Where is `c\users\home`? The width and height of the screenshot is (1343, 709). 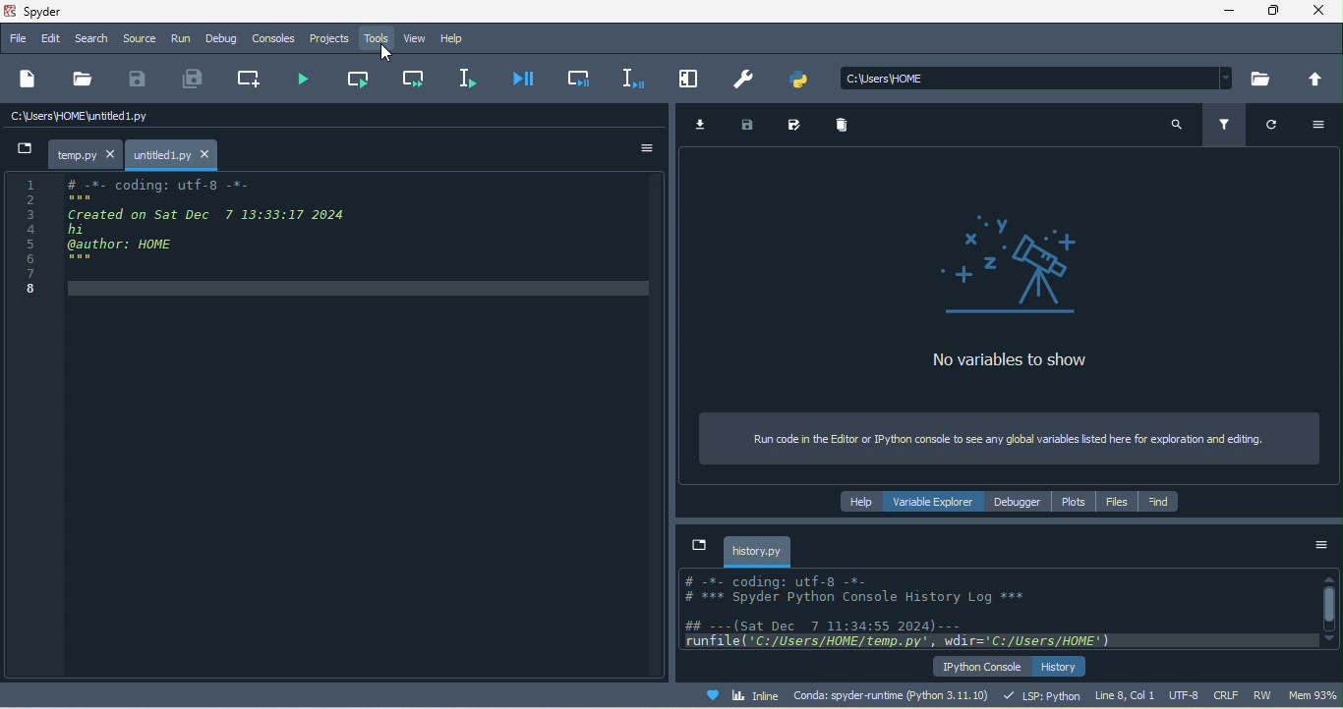
c\users\home is located at coordinates (1037, 79).